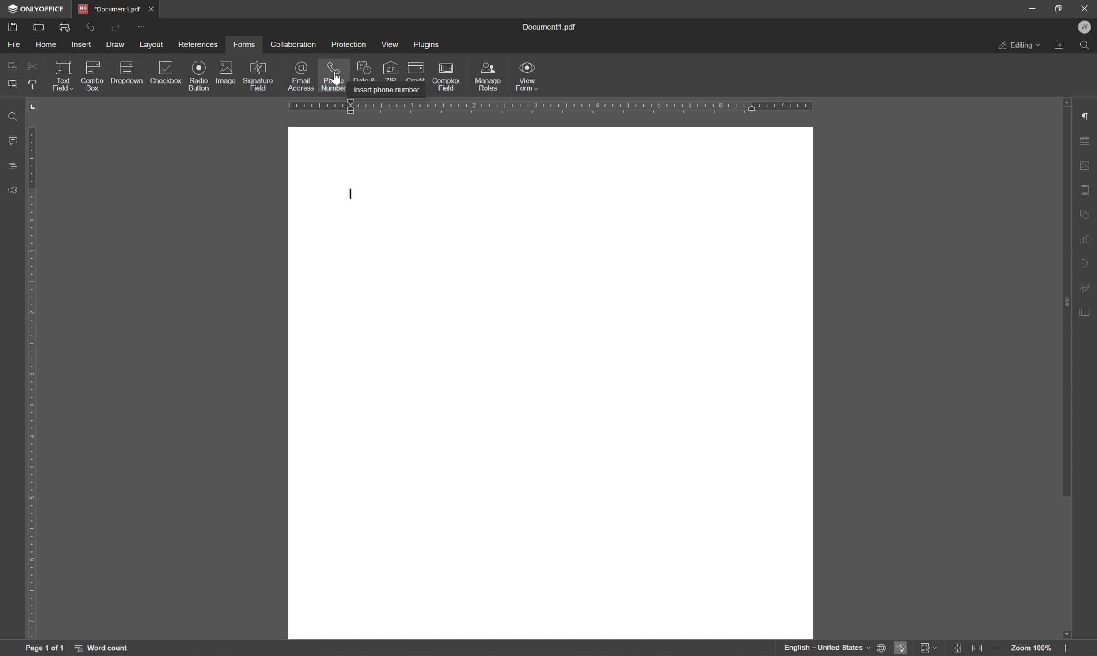  I want to click on insert phone number, so click(388, 89).